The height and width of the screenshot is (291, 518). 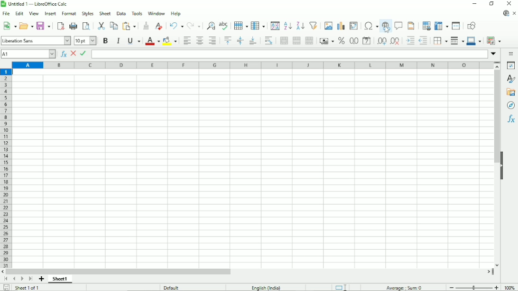 What do you see at coordinates (21, 279) in the screenshot?
I see `Scroll to next page` at bounding box center [21, 279].